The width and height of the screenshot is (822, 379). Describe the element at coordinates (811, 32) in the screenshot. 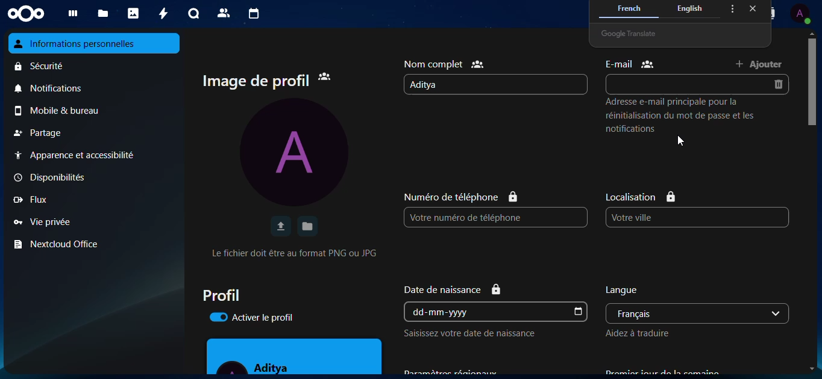

I see `scroll up` at that location.